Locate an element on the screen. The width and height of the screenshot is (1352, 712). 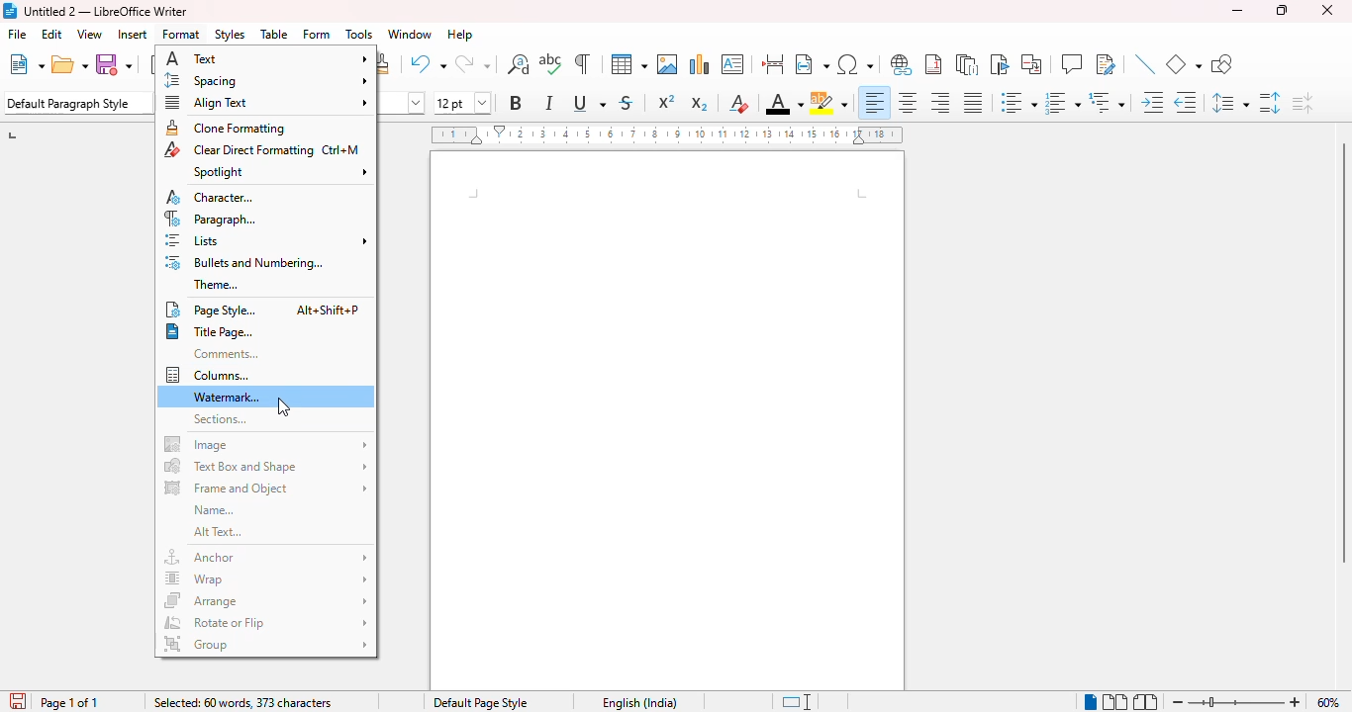
justified is located at coordinates (972, 103).